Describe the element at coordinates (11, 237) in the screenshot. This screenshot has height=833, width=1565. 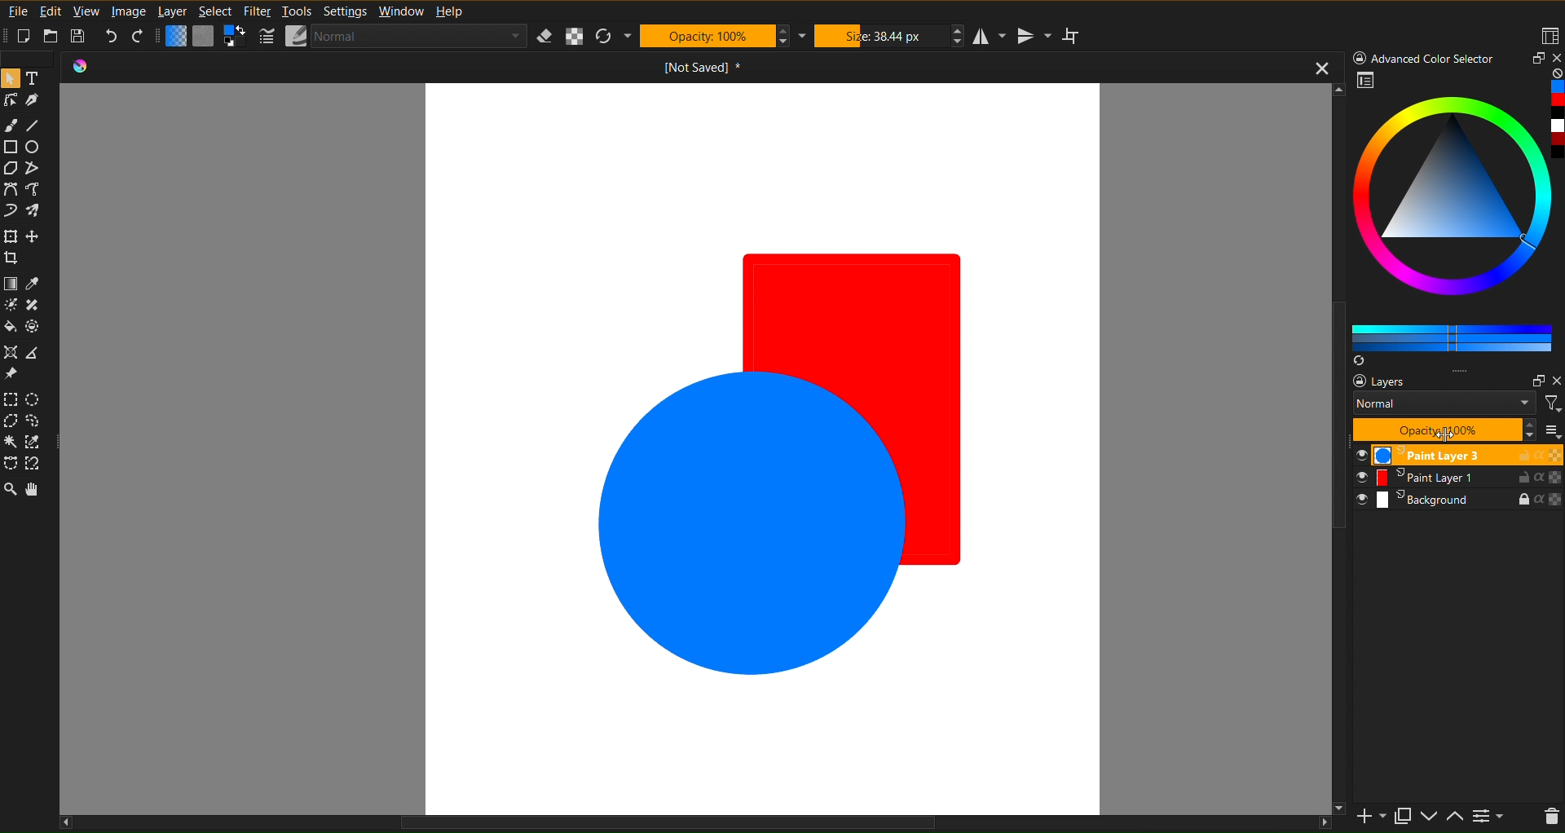
I see `Move Tools` at that location.